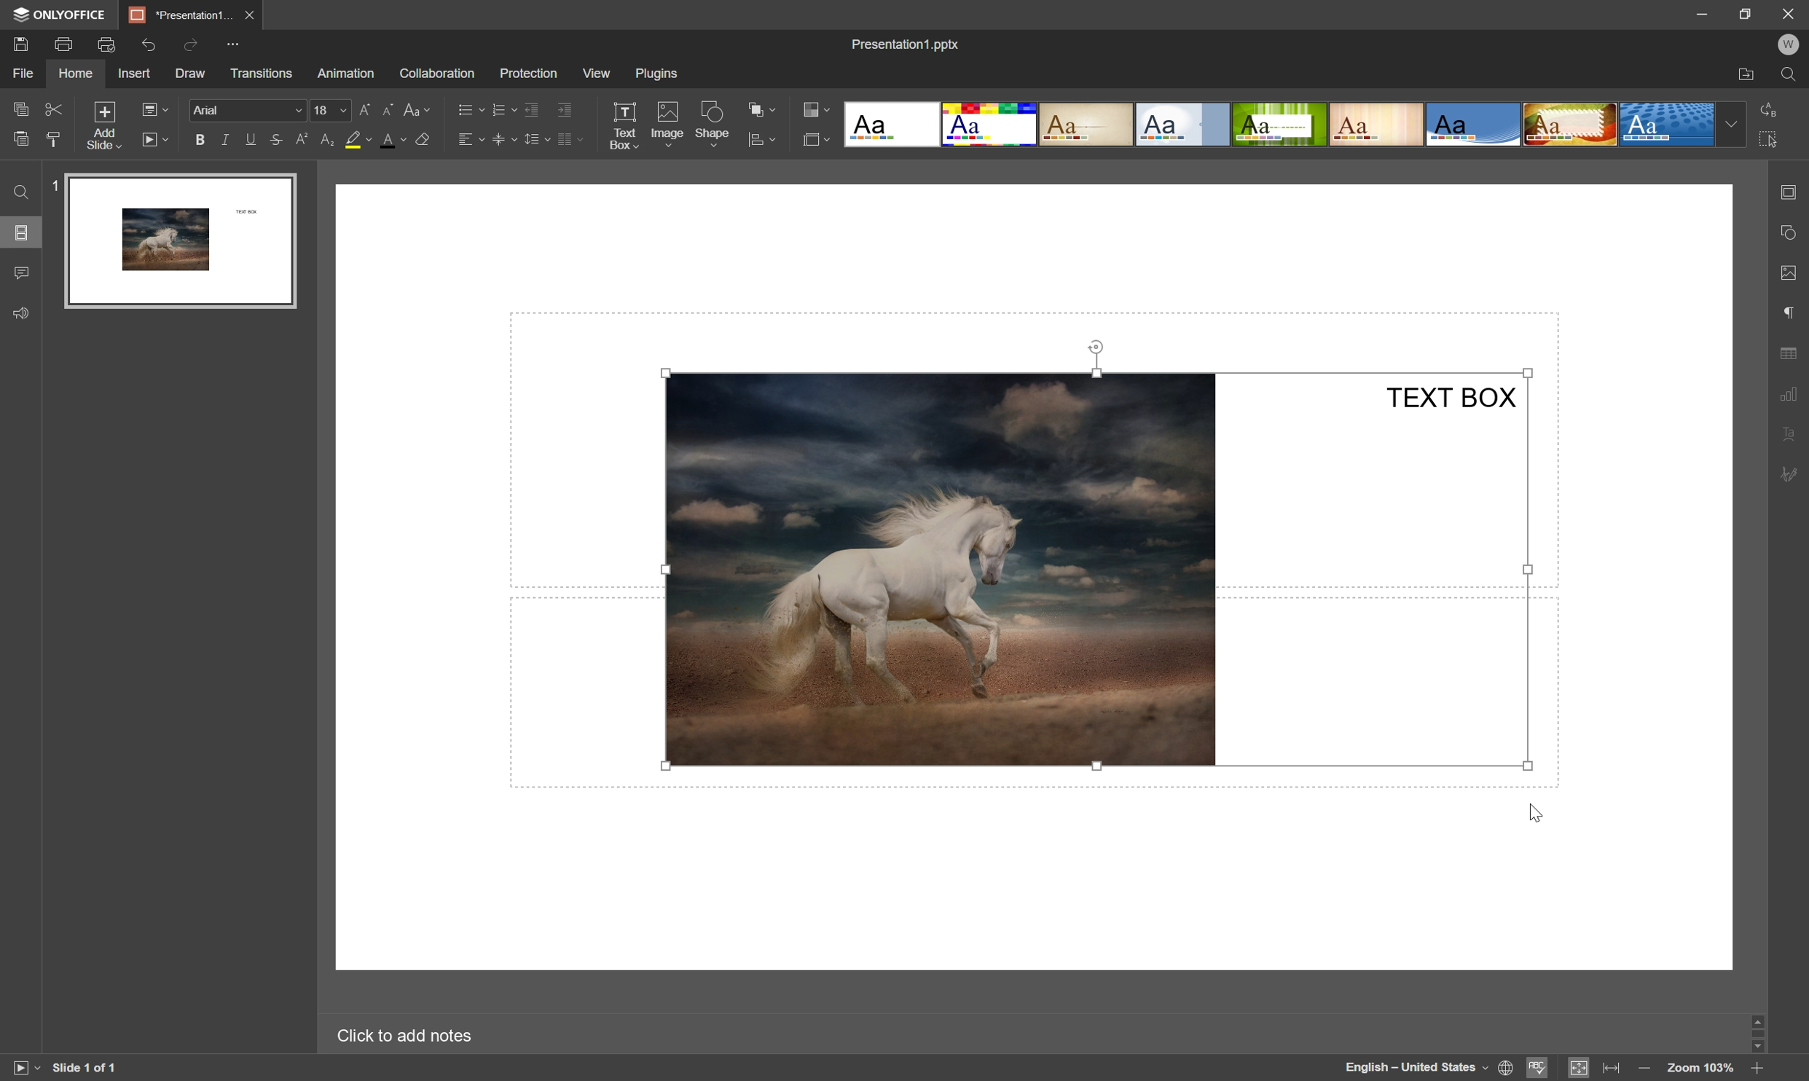  I want to click on clear style, so click(425, 140).